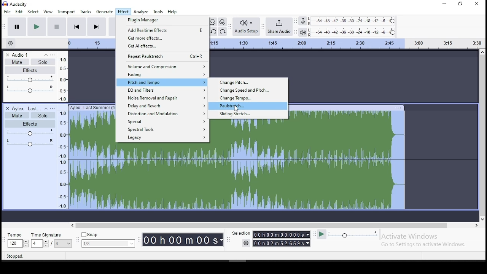 The width and height of the screenshot is (487, 274). Describe the element at coordinates (17, 256) in the screenshot. I see `tool tips` at that location.